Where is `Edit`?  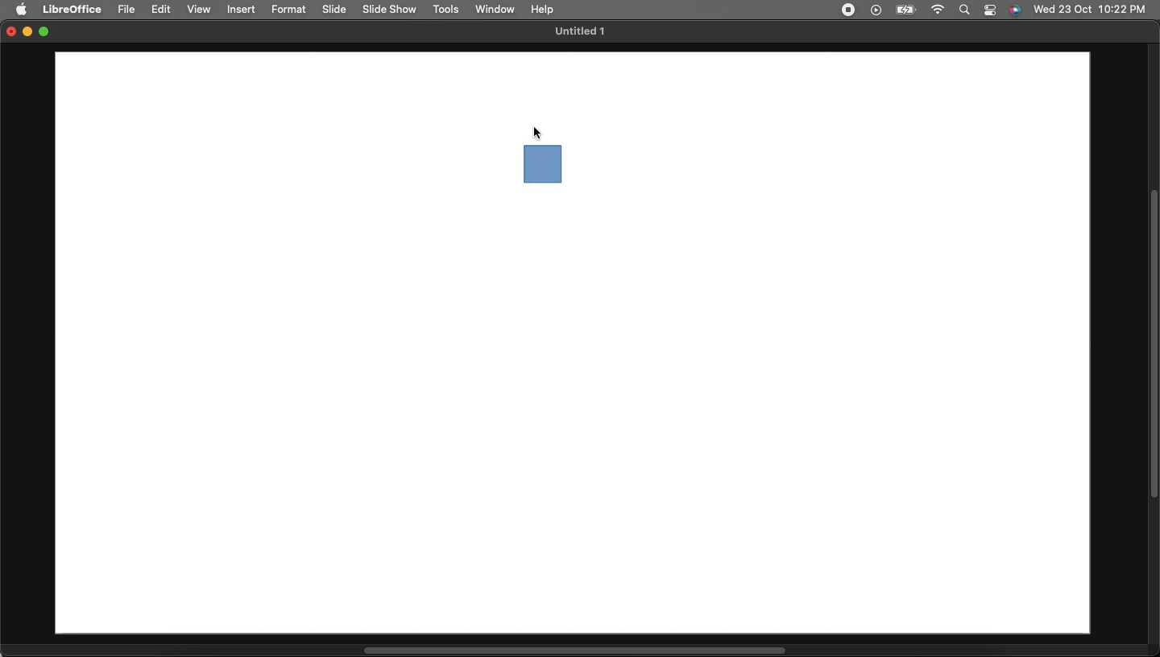 Edit is located at coordinates (163, 10).